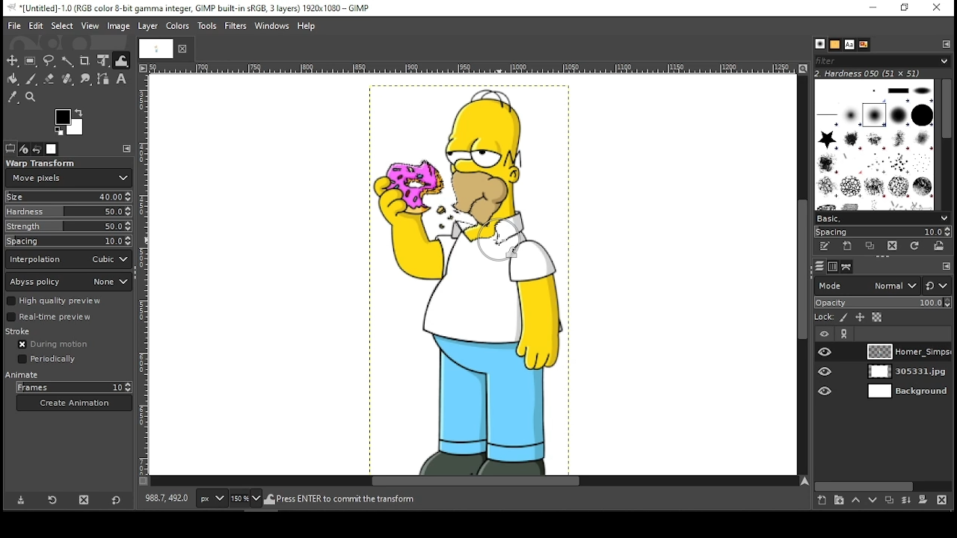 Image resolution: width=957 pixels, height=538 pixels. Describe the element at coordinates (57, 344) in the screenshot. I see `during motion` at that location.